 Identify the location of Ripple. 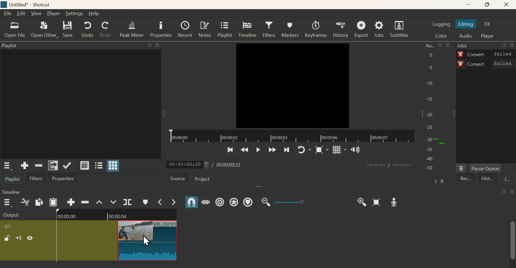
(85, 202).